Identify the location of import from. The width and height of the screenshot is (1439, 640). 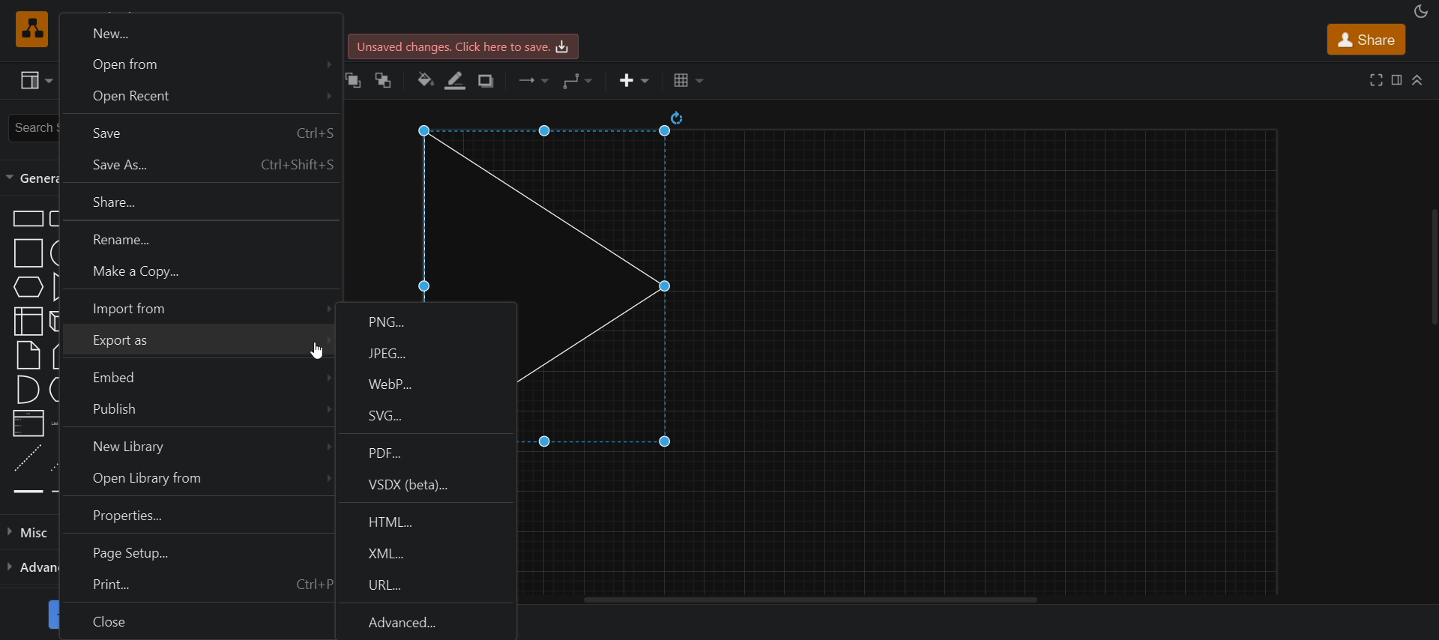
(198, 308).